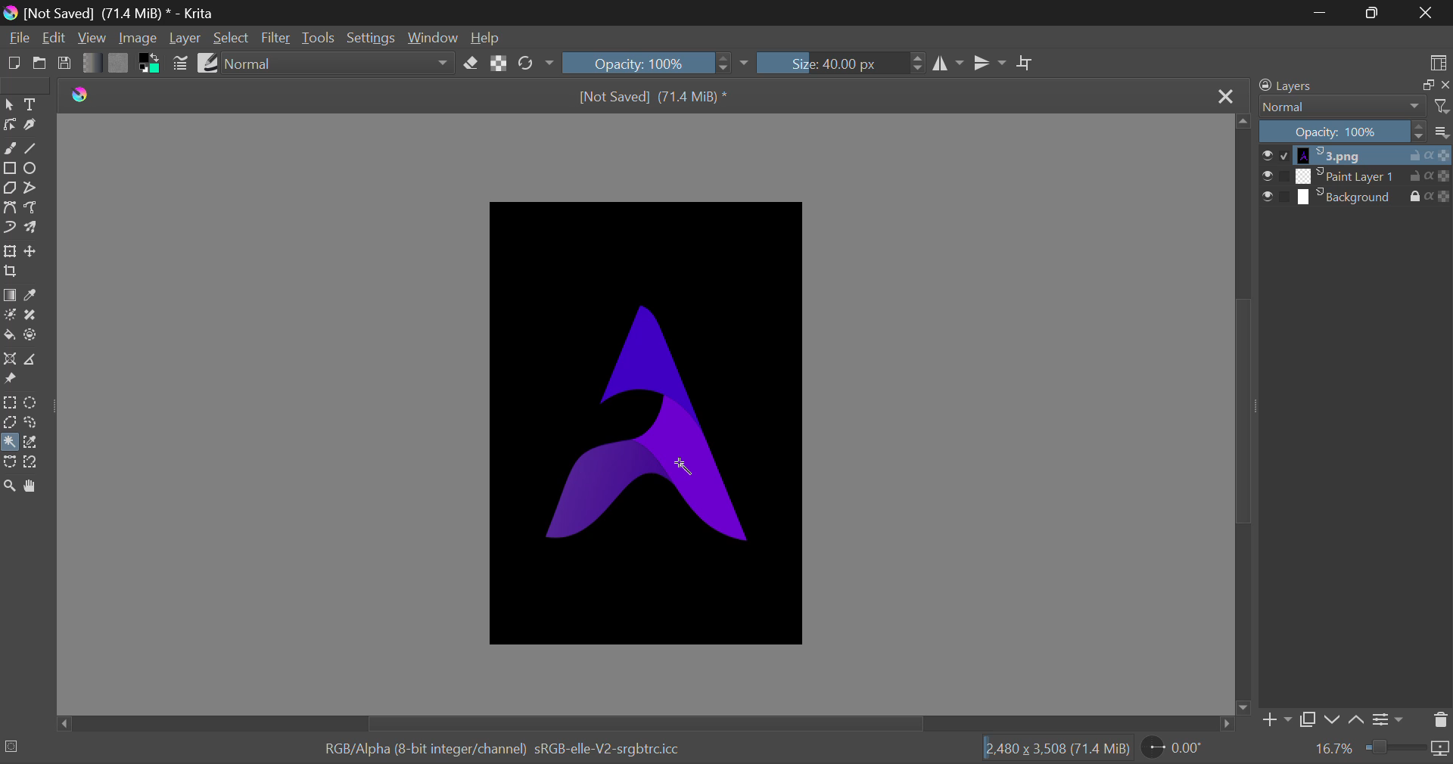 This screenshot has width=1453, height=764. What do you see at coordinates (504, 750) in the screenshot?
I see `RGB/Alpha (8-bit integer/channel) sRGB-elle-V2-srgbtrcicc` at bounding box center [504, 750].